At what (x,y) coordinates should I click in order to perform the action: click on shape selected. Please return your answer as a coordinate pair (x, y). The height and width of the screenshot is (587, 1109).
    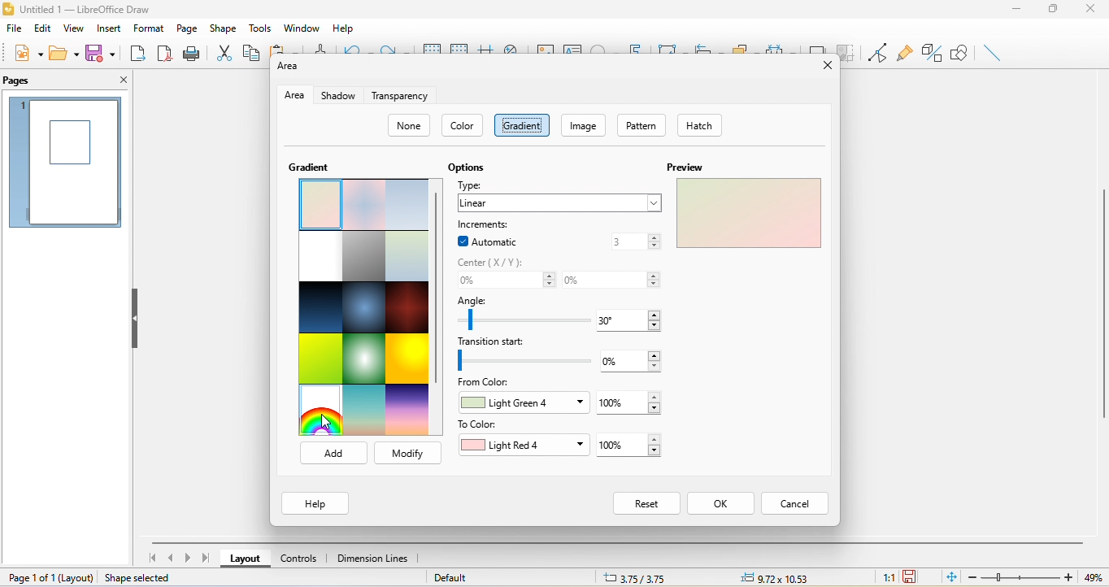
    Looking at the image, I should click on (141, 578).